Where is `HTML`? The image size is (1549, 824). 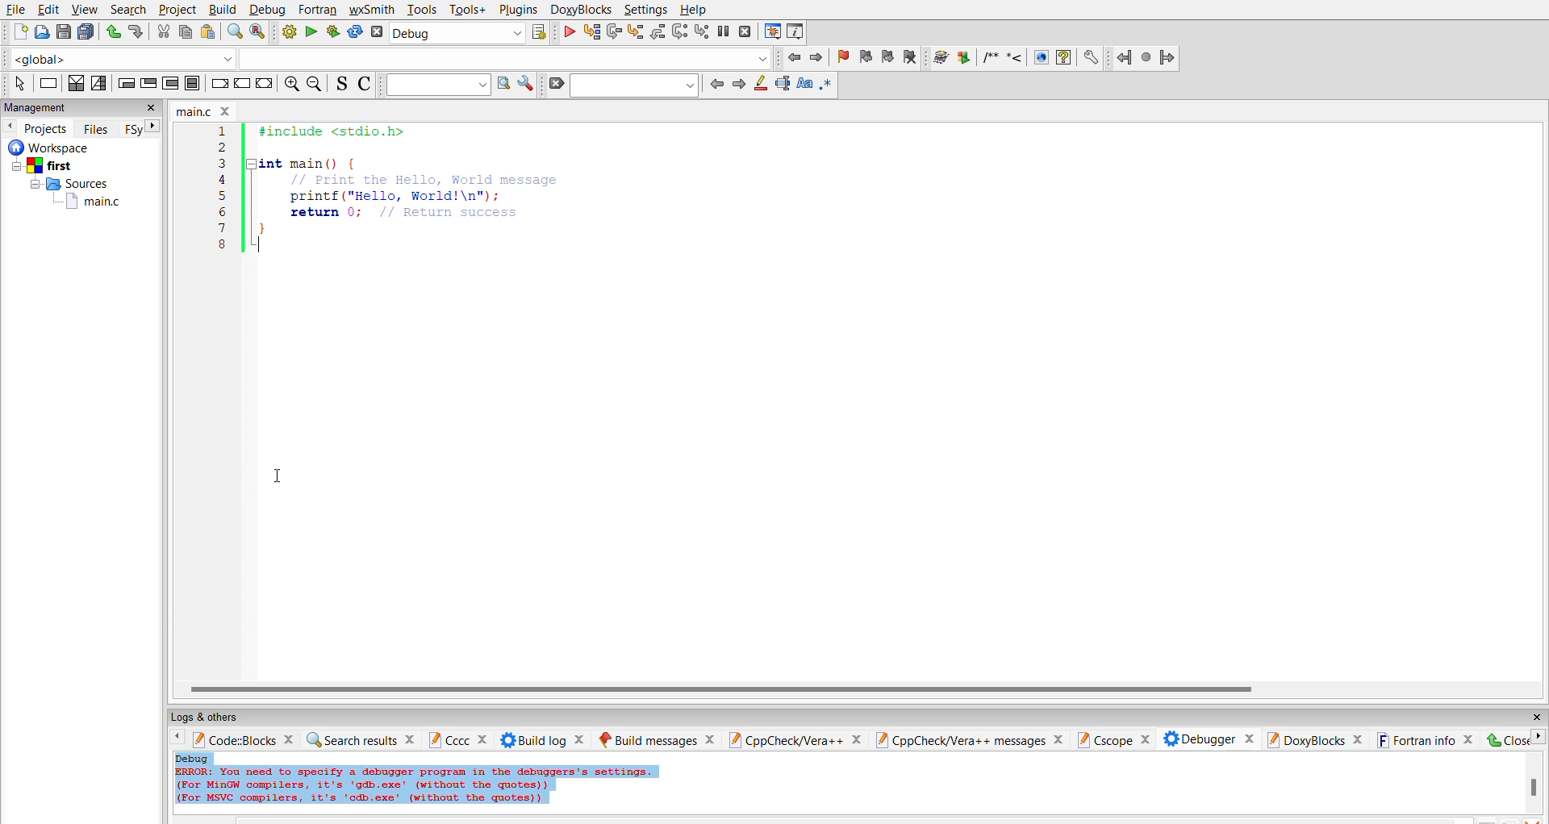 HTML is located at coordinates (1042, 56).